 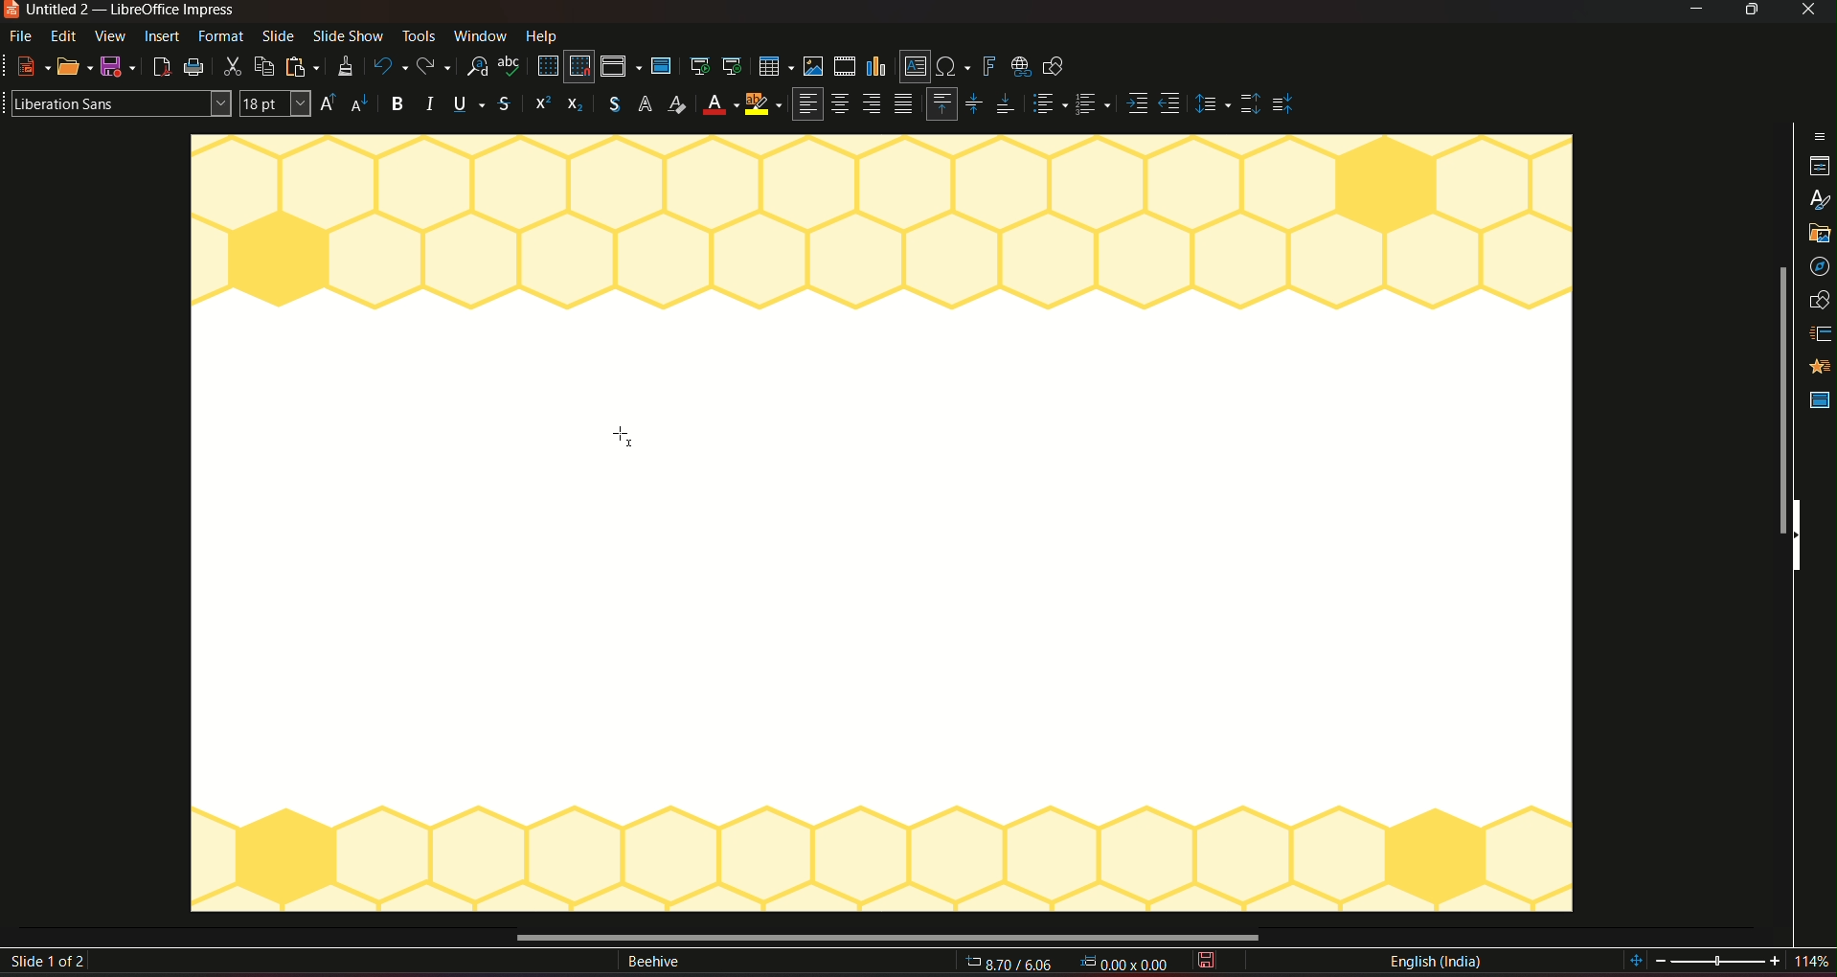 I want to click on export as pdf, so click(x=160, y=67).